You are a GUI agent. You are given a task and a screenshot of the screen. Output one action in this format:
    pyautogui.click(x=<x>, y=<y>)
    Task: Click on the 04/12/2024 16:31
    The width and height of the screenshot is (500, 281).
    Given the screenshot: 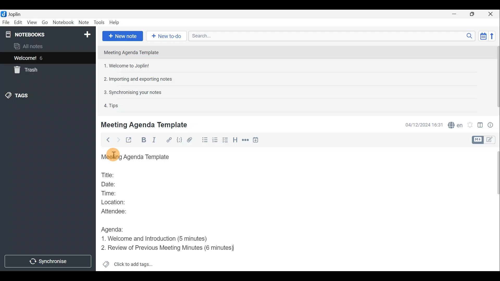 What is the action you would take?
    pyautogui.click(x=422, y=124)
    